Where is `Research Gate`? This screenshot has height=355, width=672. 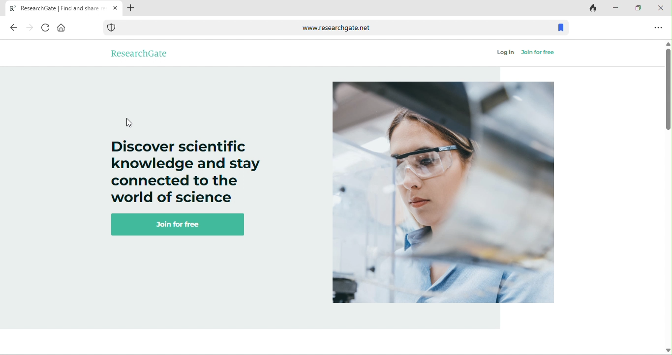
Research Gate is located at coordinates (62, 7).